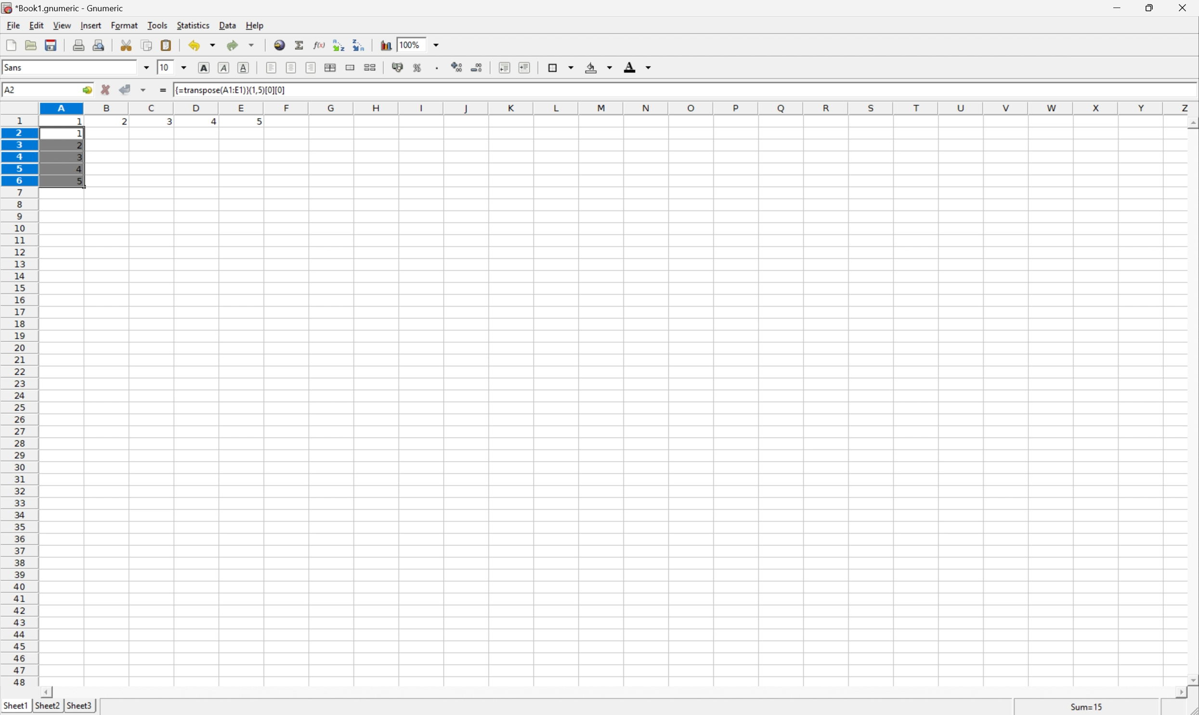  I want to click on cancel change, so click(106, 87).